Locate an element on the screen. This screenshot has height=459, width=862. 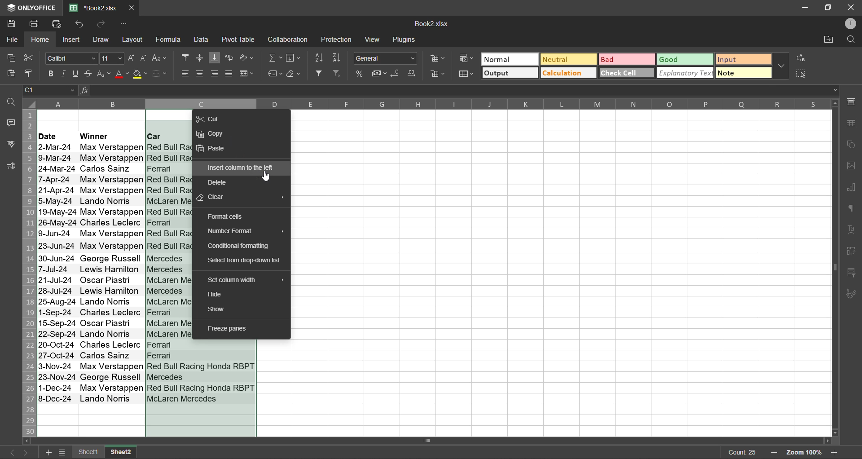
font color is located at coordinates (121, 75).